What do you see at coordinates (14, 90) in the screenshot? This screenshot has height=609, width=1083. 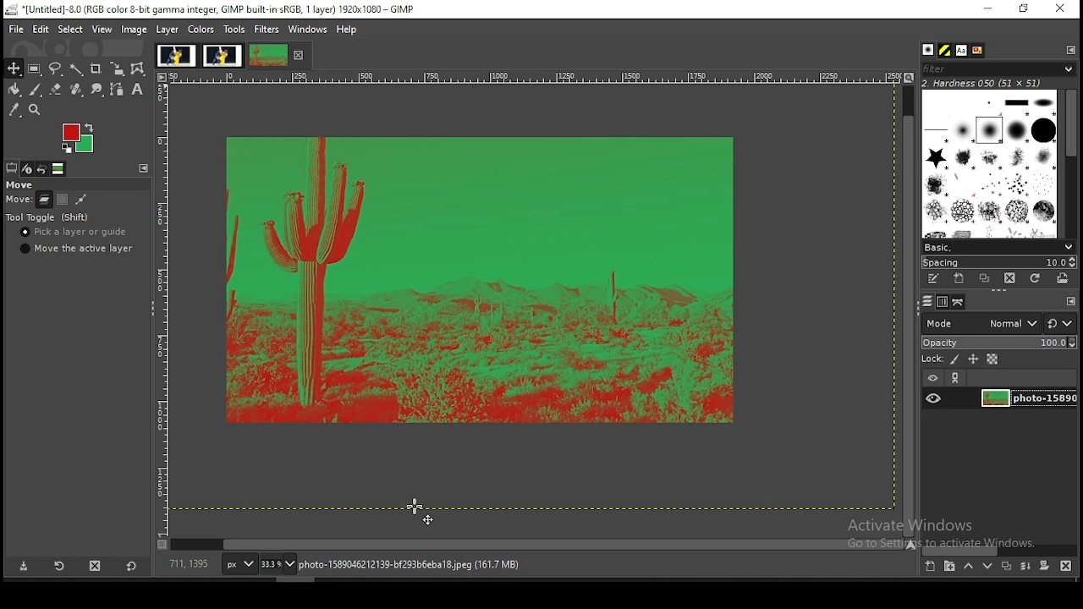 I see `paint bucket tool` at bounding box center [14, 90].